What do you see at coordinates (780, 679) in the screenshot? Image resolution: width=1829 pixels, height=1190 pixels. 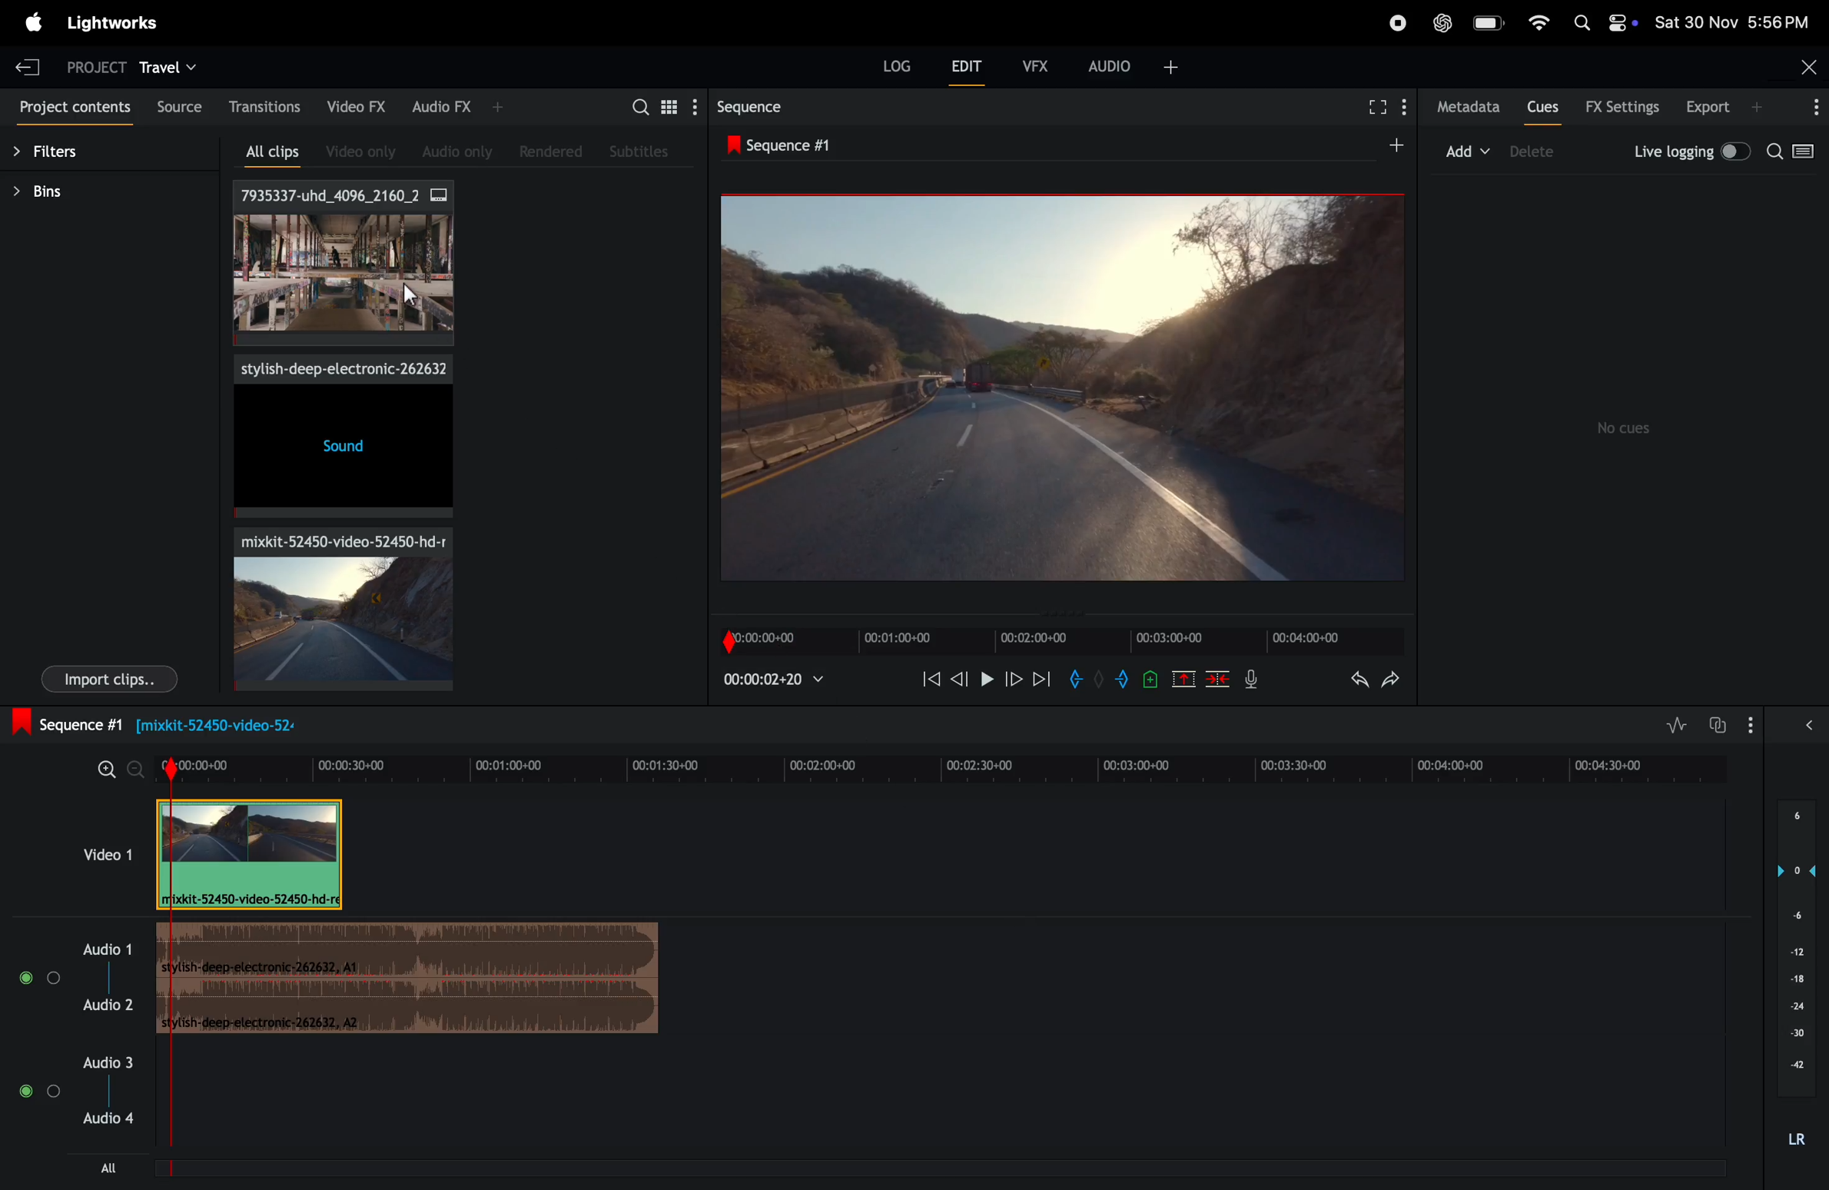 I see `playback time` at bounding box center [780, 679].